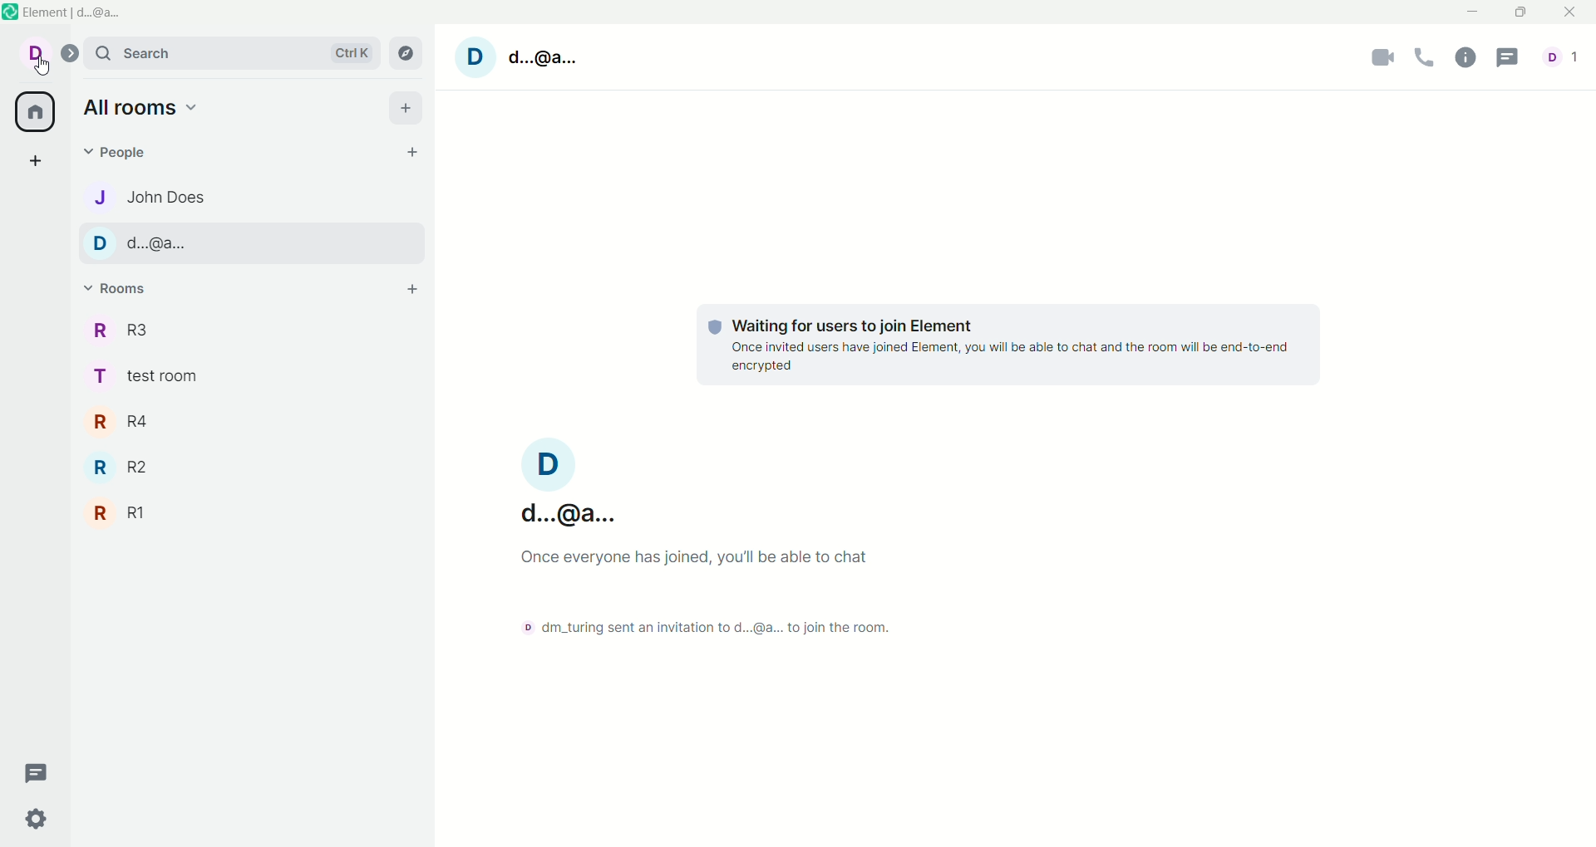 This screenshot has height=847, width=1596. I want to click on Once everyone has joined, you'll be able to chat, so click(692, 556).